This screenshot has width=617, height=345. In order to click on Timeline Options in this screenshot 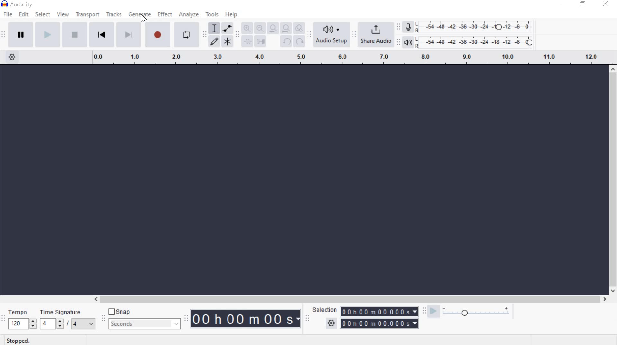, I will do `click(14, 58)`.